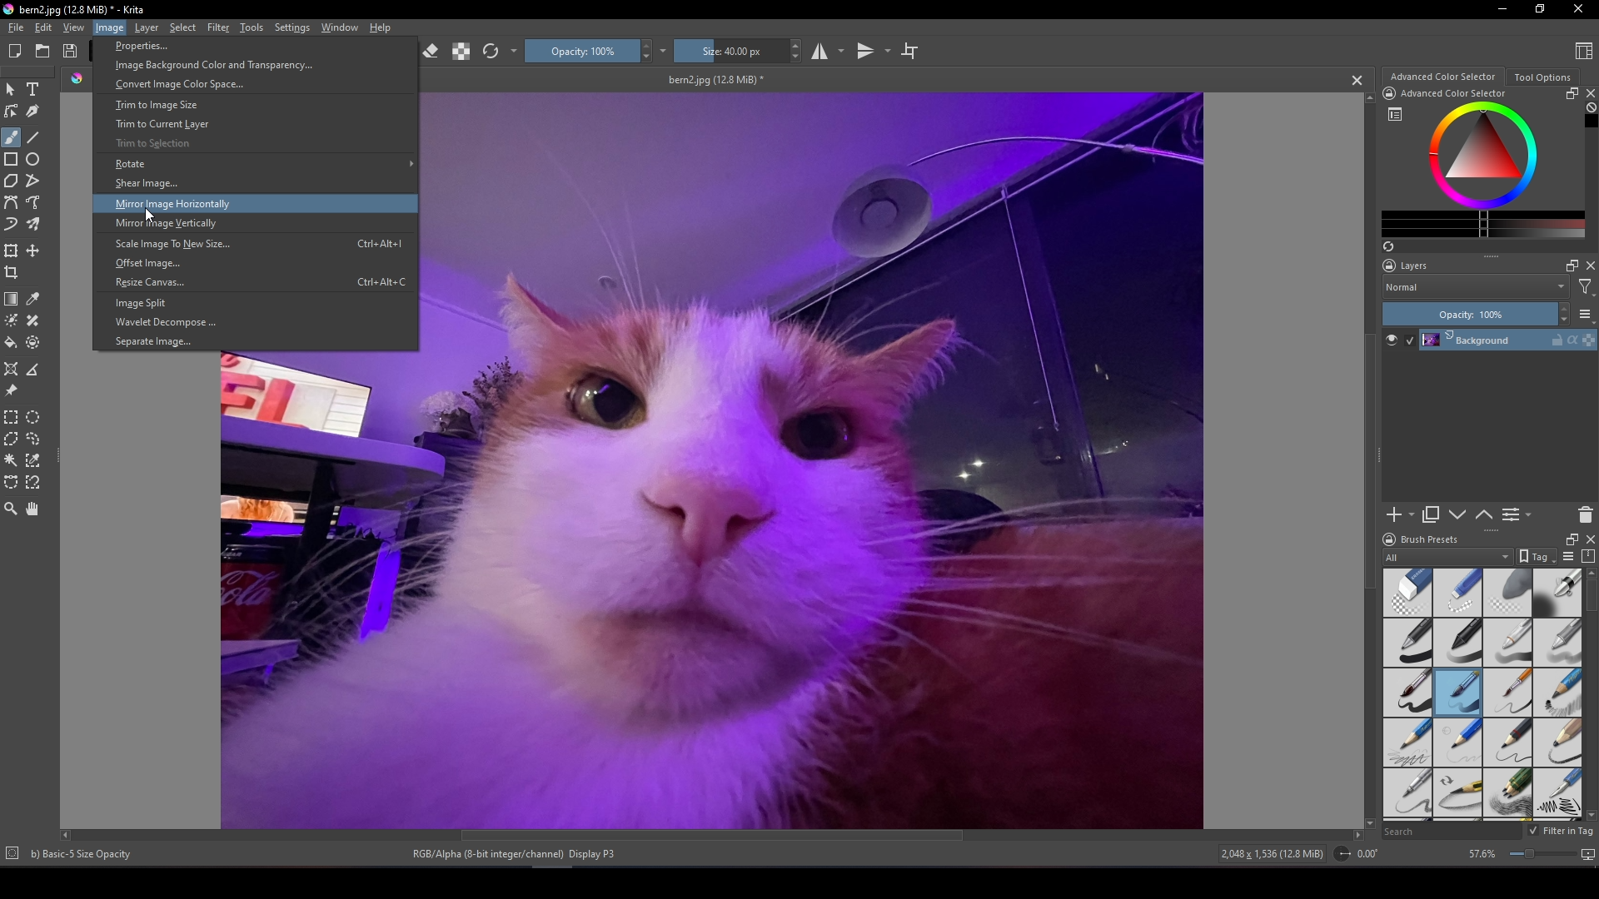 The height and width of the screenshot is (899, 1599). What do you see at coordinates (33, 482) in the screenshot?
I see `Magnetic curve selection tool` at bounding box center [33, 482].